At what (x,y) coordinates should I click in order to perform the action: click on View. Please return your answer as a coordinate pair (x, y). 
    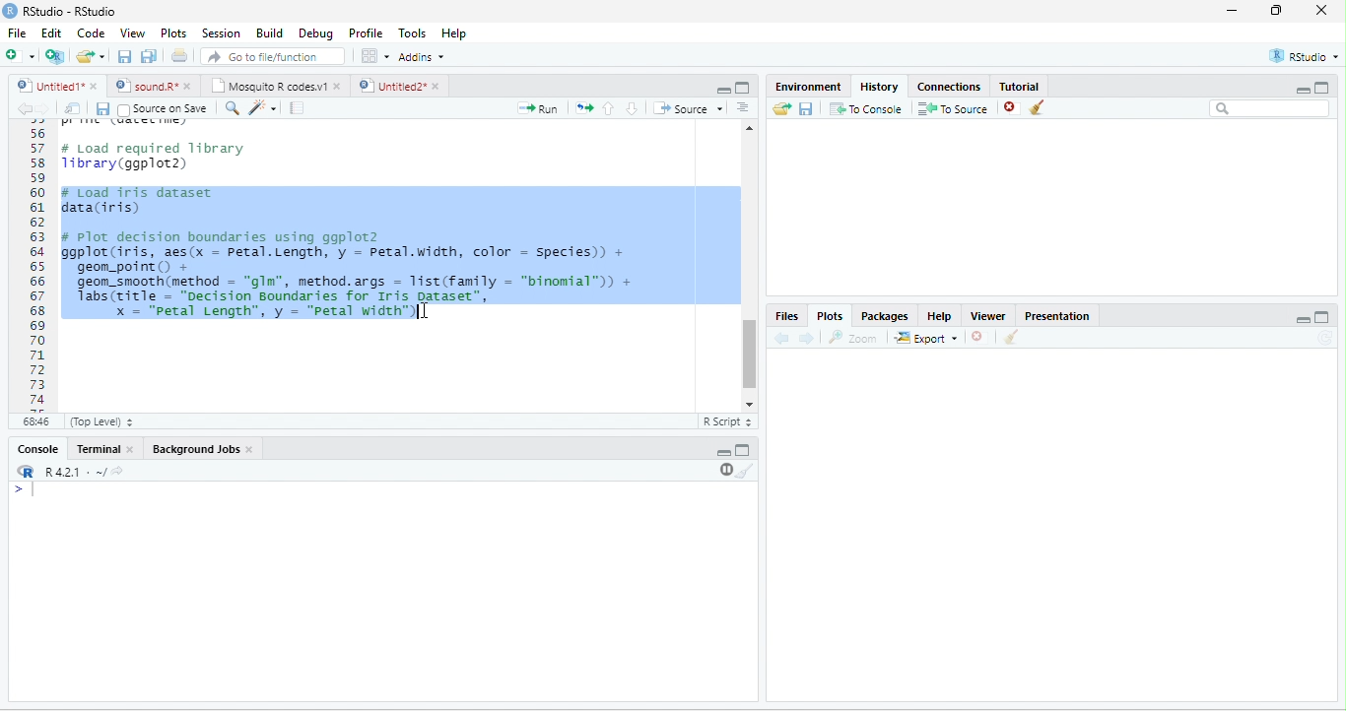
    Looking at the image, I should click on (132, 33).